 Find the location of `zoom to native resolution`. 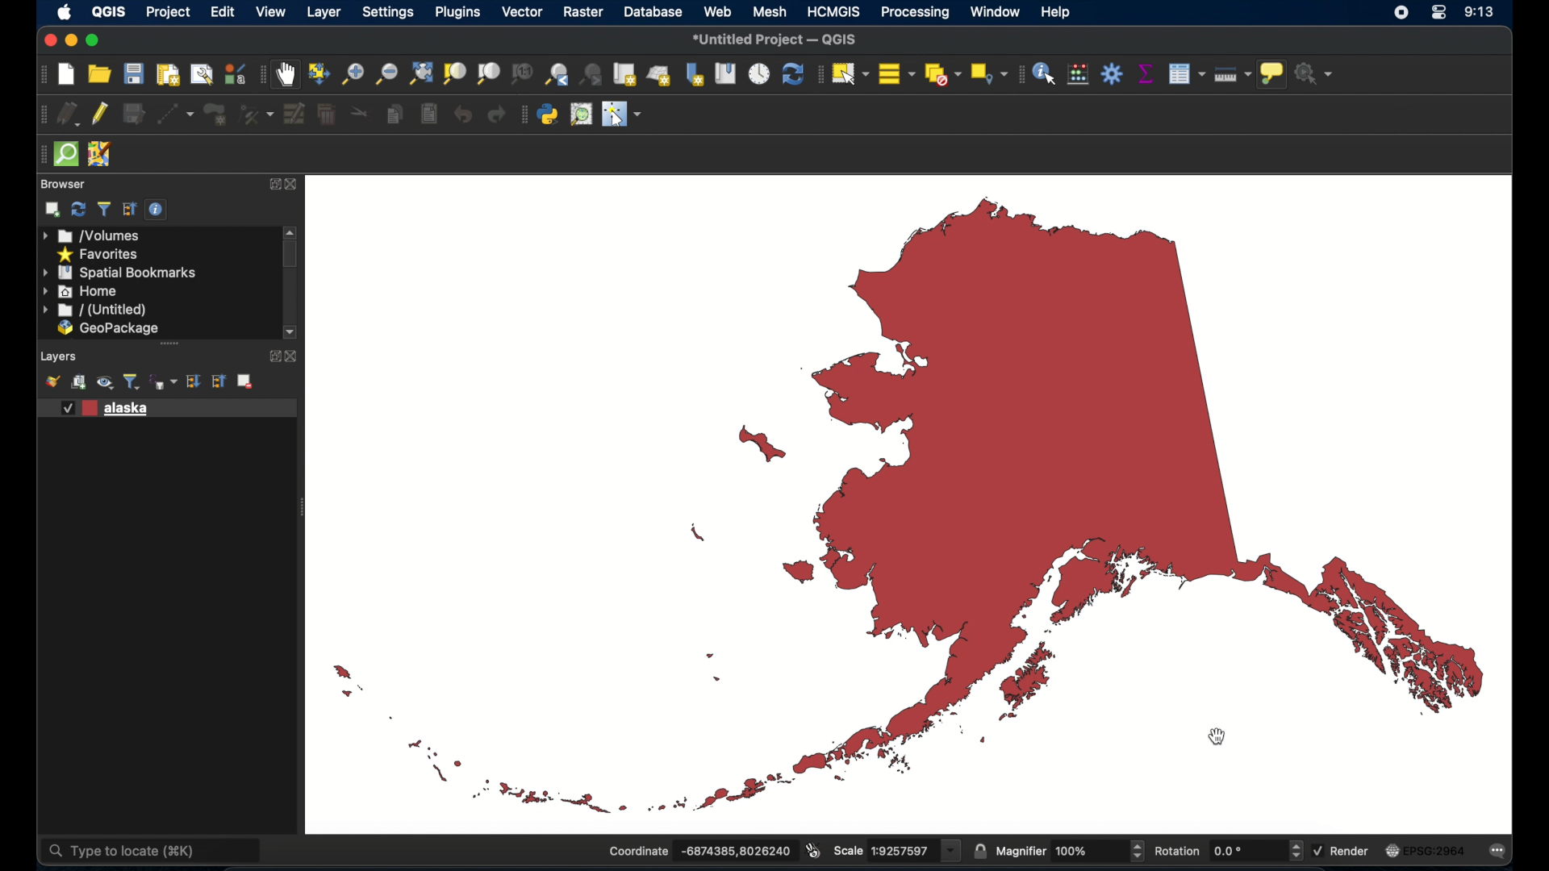

zoom to native resolution is located at coordinates (521, 73).